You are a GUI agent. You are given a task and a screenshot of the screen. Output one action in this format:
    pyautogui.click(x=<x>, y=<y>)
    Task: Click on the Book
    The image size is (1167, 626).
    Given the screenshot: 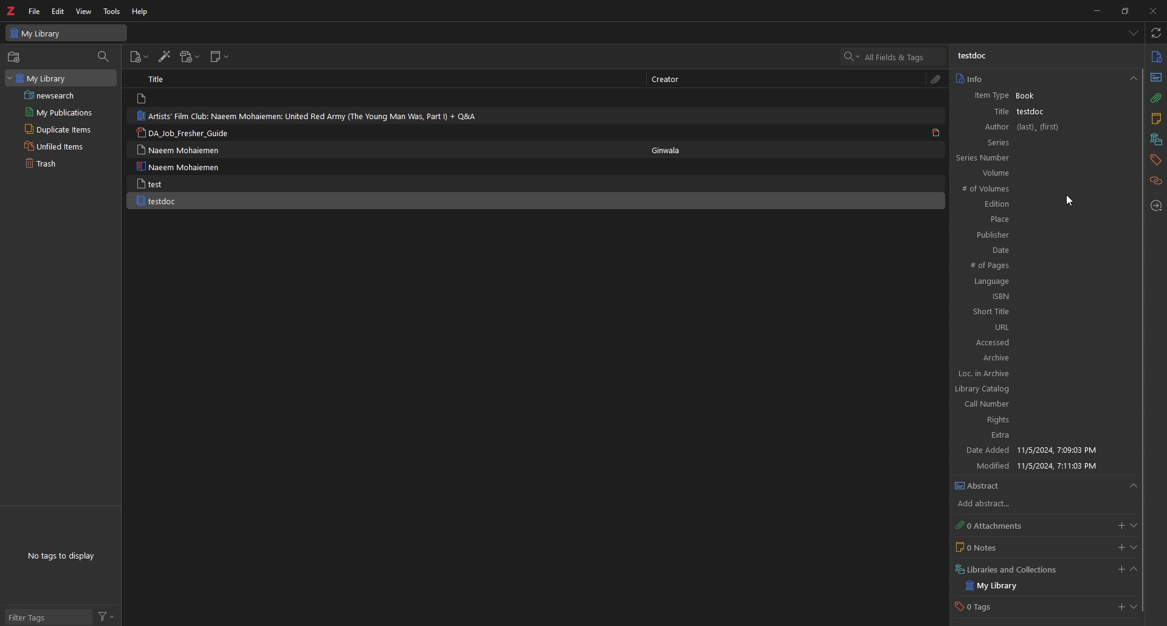 What is the action you would take?
    pyautogui.click(x=1075, y=96)
    